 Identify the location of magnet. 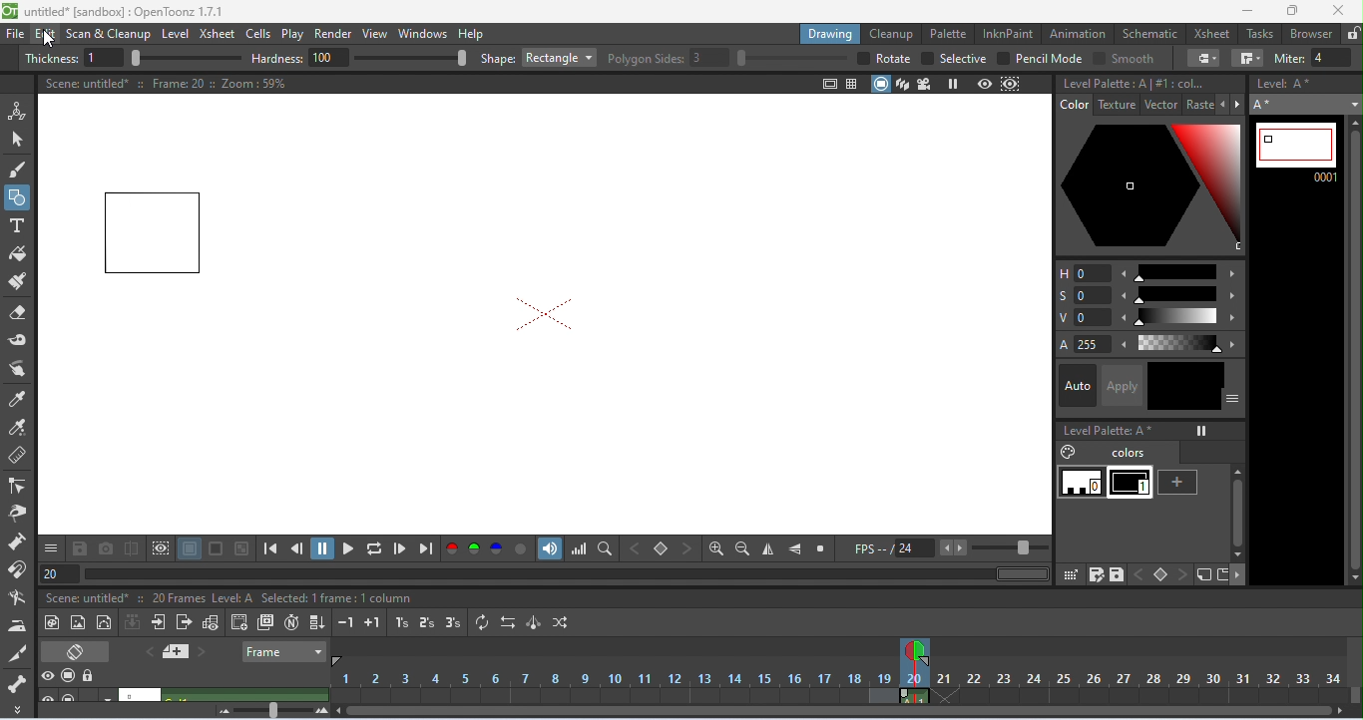
(18, 567).